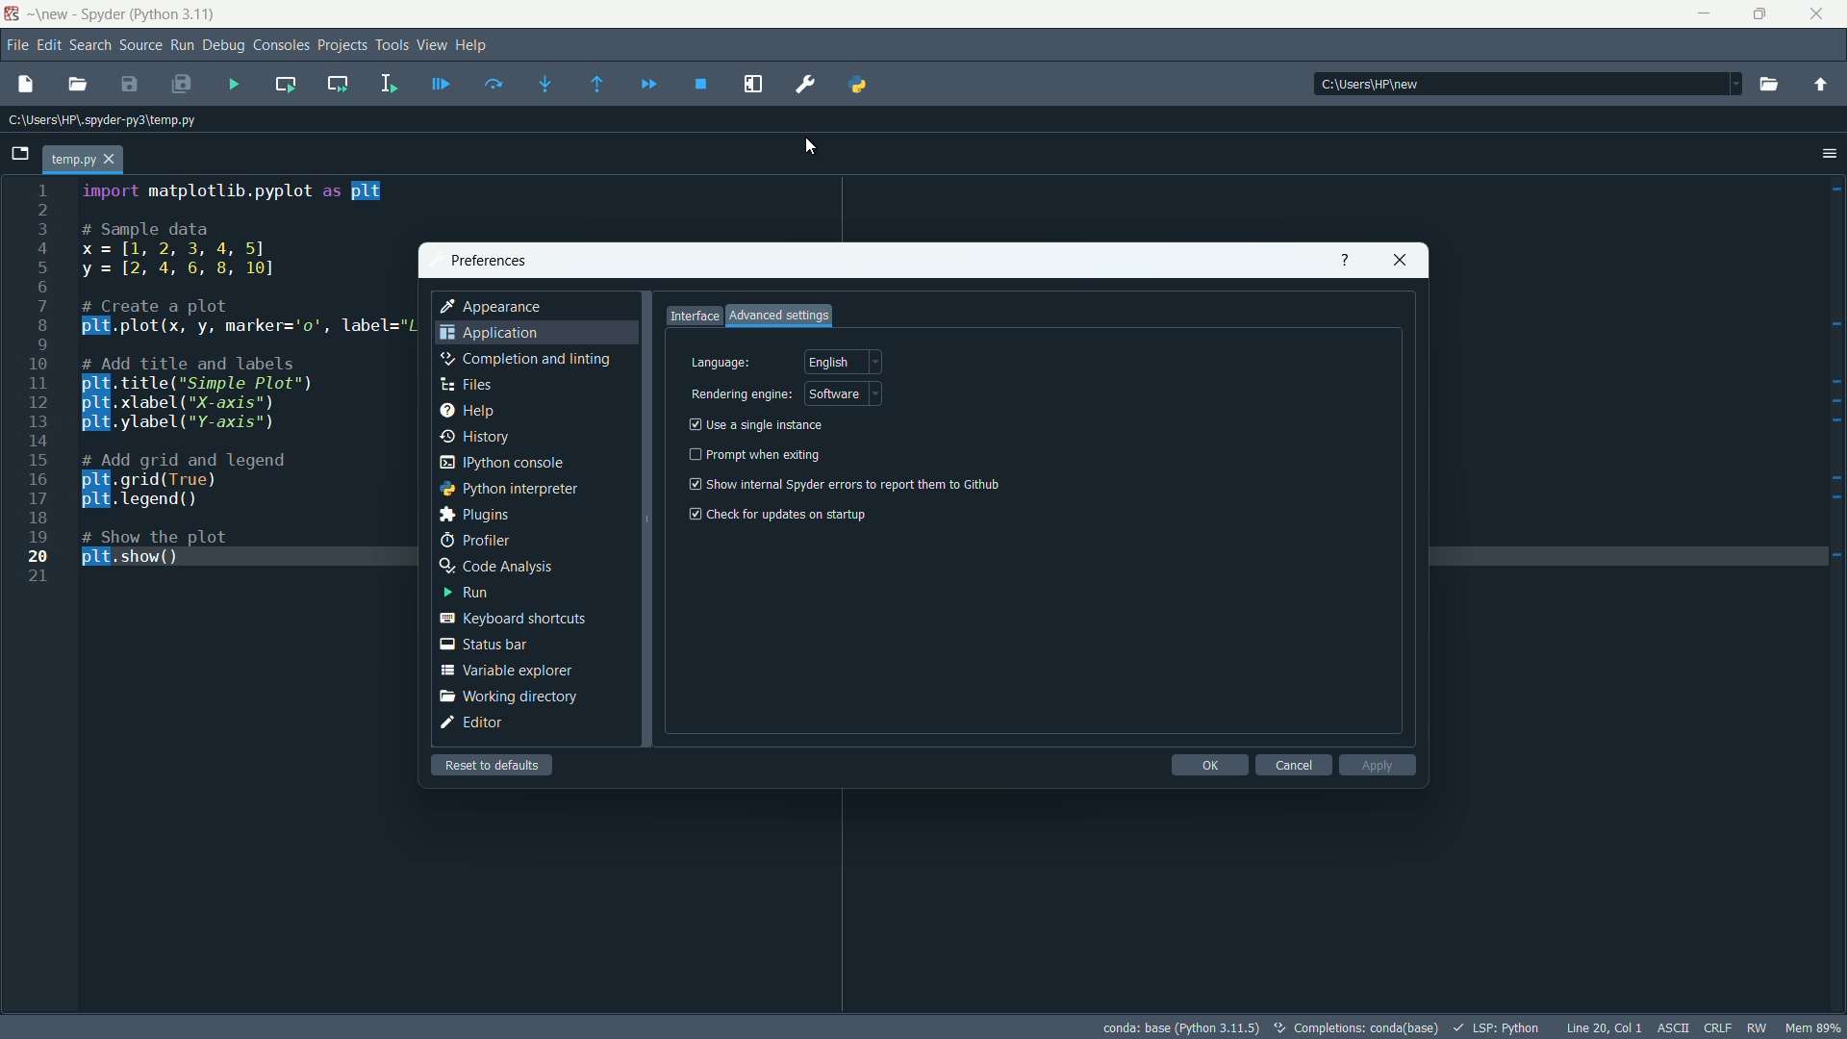 This screenshot has width=1847, height=1039. What do you see at coordinates (505, 671) in the screenshot?
I see `variable explorer` at bounding box center [505, 671].